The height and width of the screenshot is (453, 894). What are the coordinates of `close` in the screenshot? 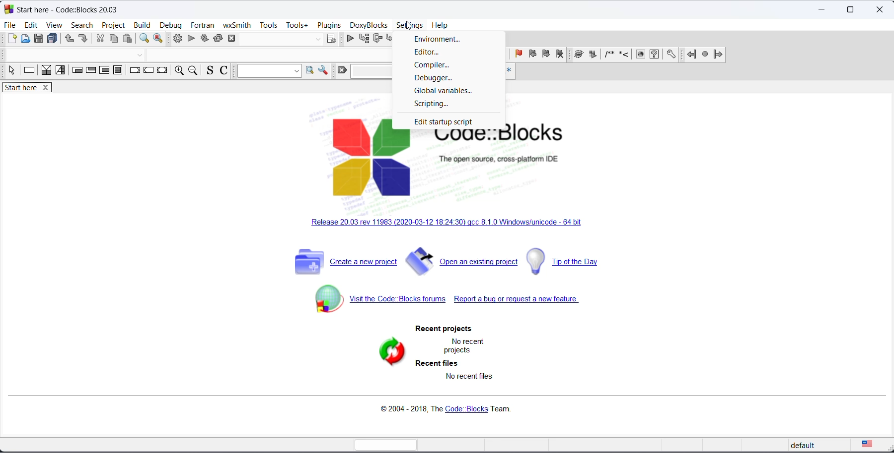 It's located at (880, 10).